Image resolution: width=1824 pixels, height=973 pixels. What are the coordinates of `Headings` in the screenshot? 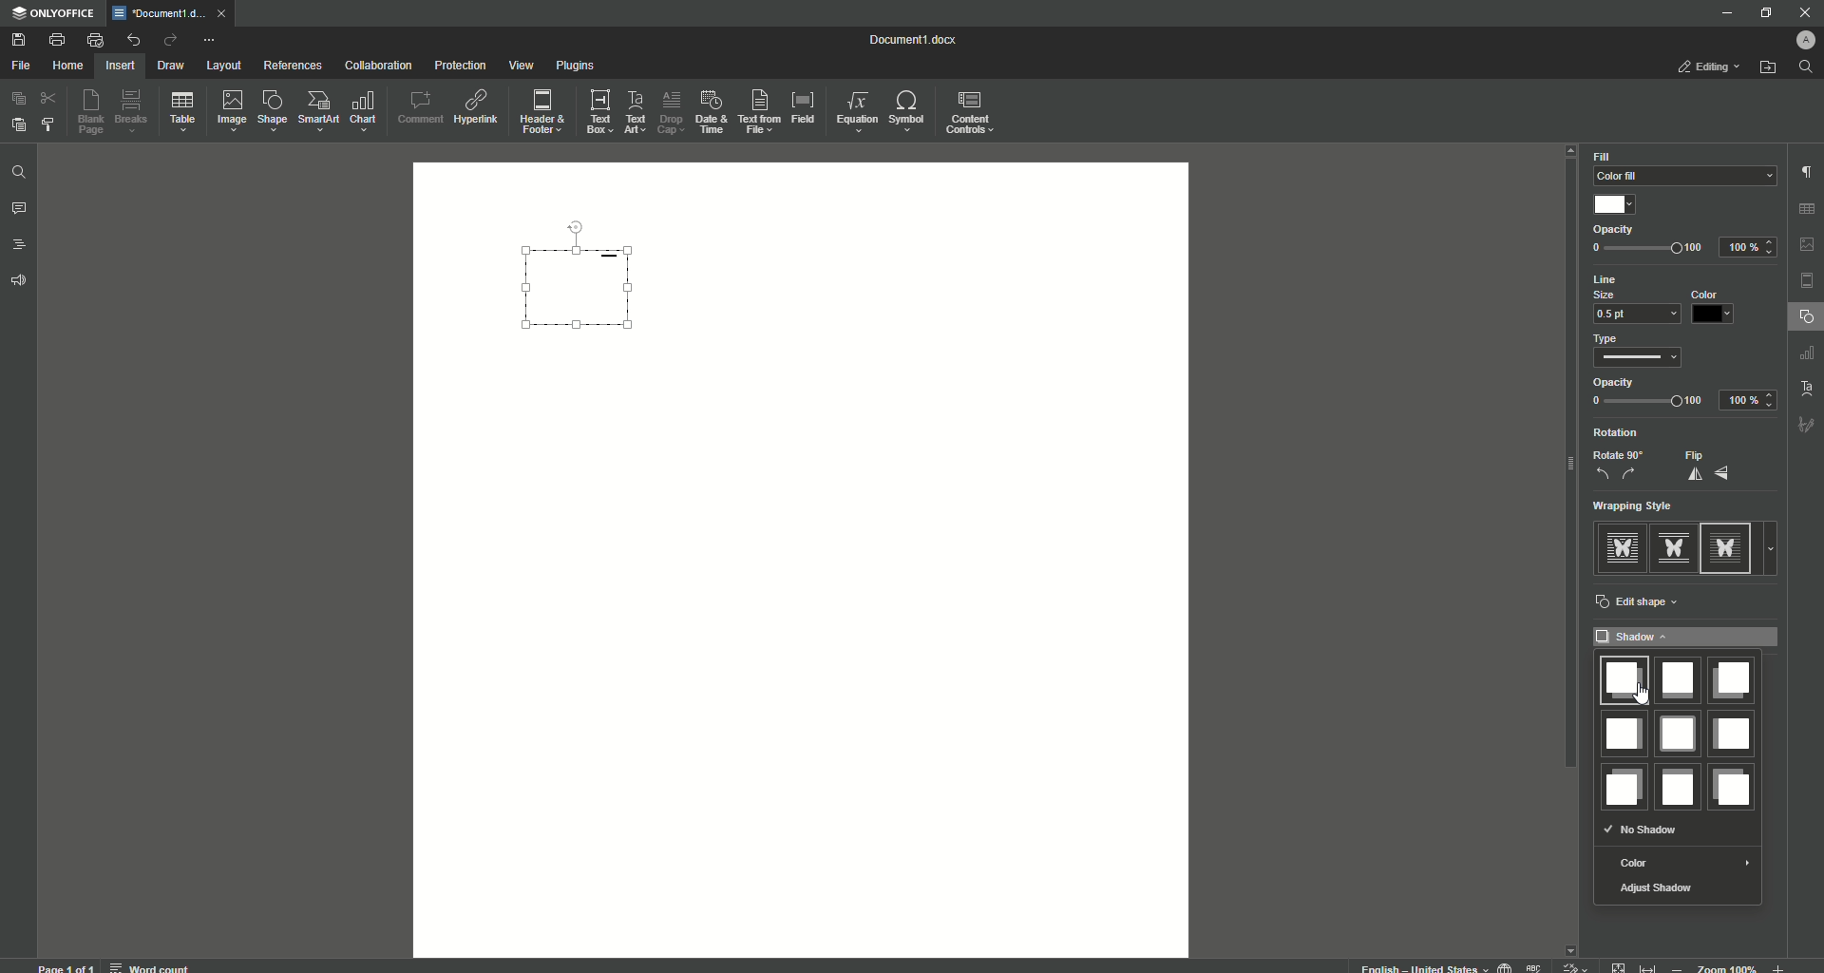 It's located at (21, 245).